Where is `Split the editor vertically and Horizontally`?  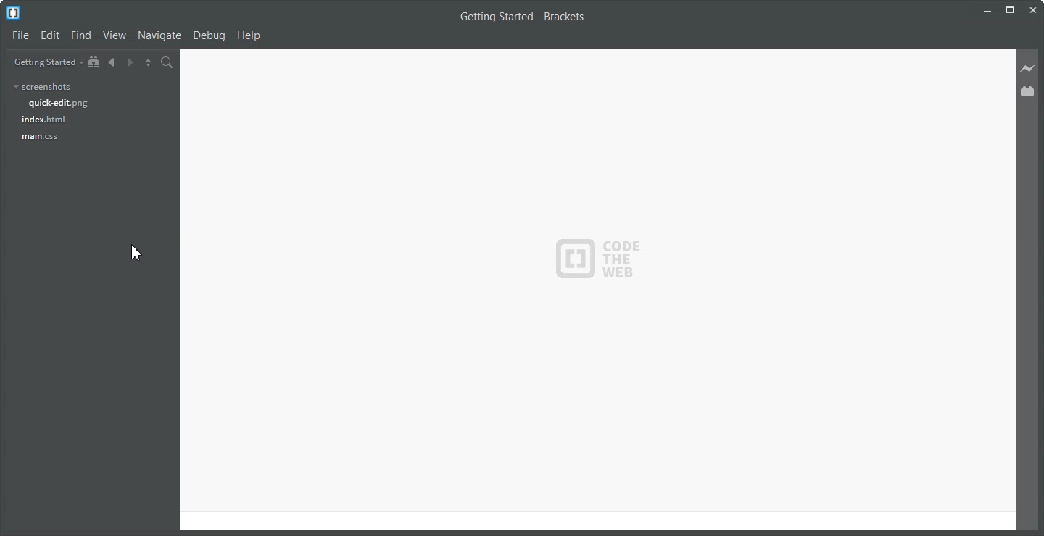 Split the editor vertically and Horizontally is located at coordinates (149, 62).